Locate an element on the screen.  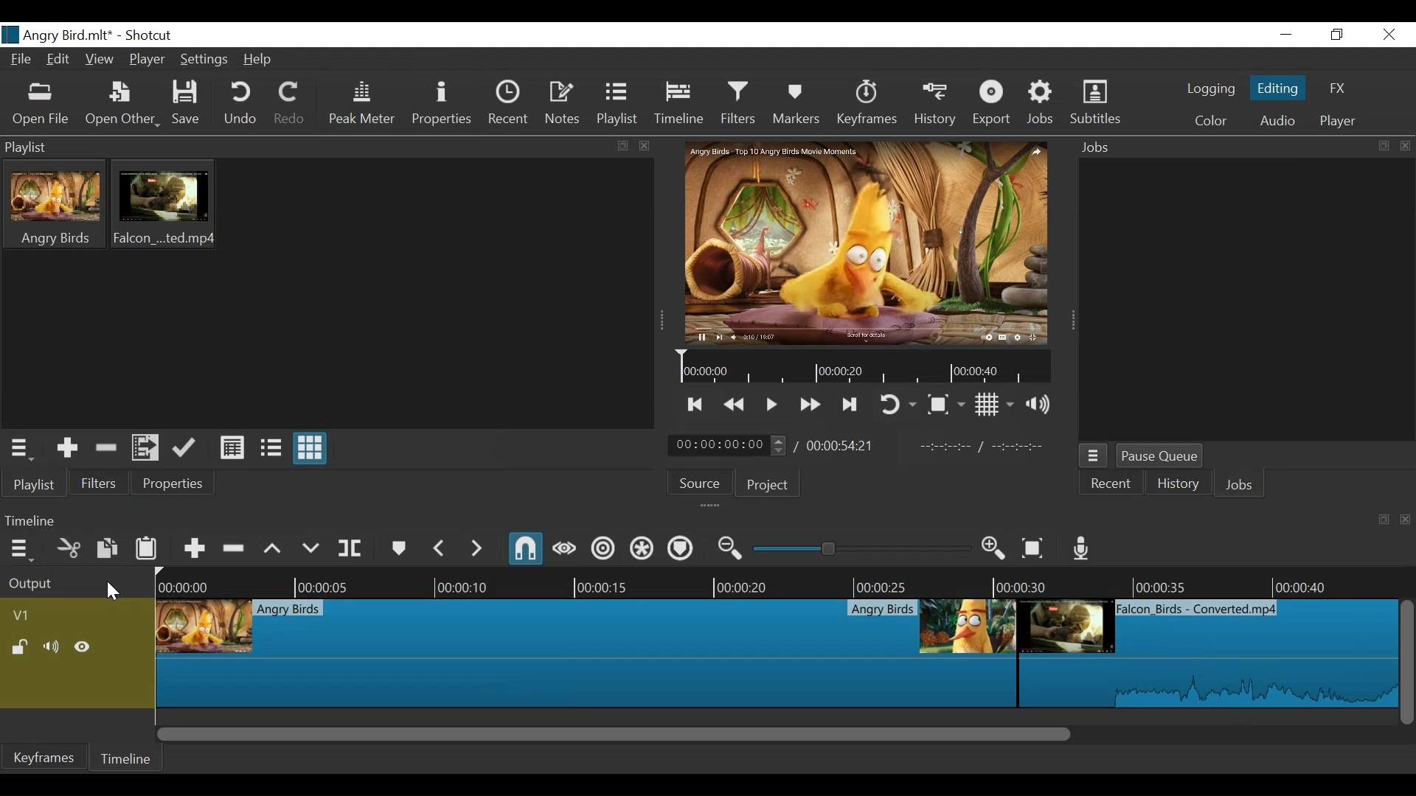
Player is located at coordinates (1340, 121).